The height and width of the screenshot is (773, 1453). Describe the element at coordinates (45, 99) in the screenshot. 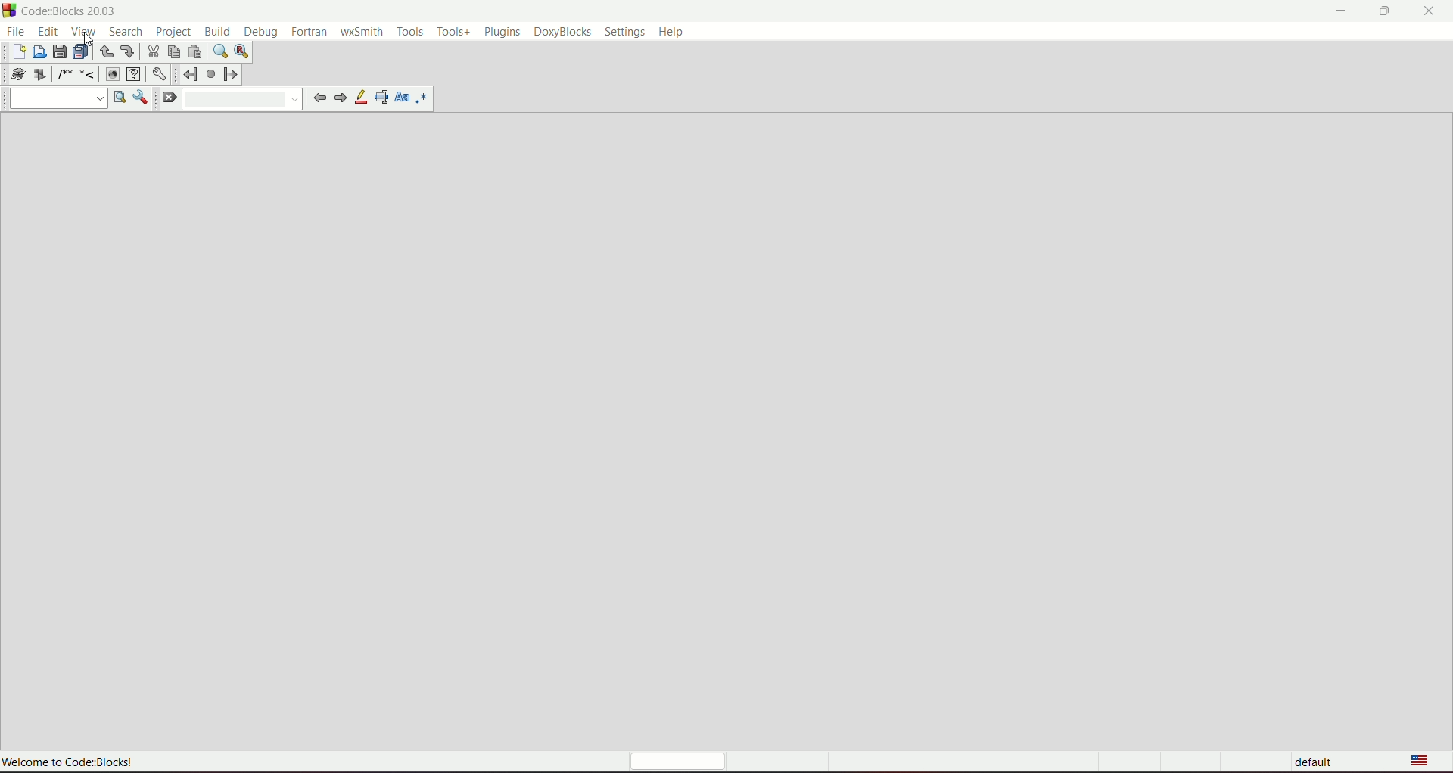

I see `drop down` at that location.